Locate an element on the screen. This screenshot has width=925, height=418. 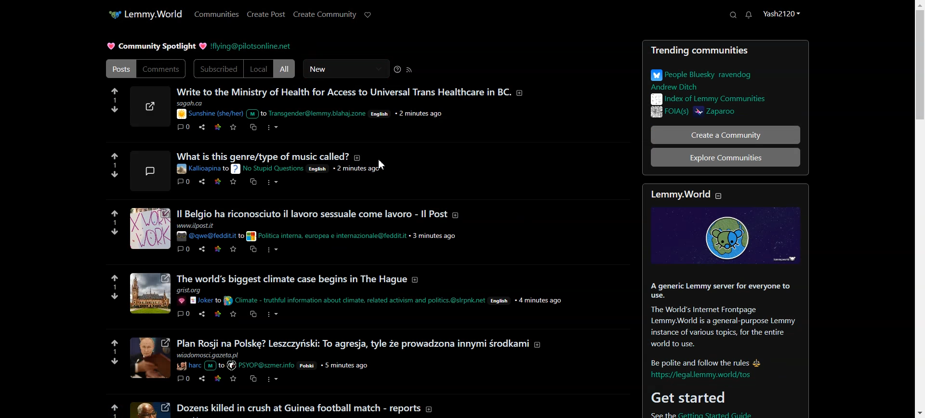
See the is located at coordinates (657, 415).